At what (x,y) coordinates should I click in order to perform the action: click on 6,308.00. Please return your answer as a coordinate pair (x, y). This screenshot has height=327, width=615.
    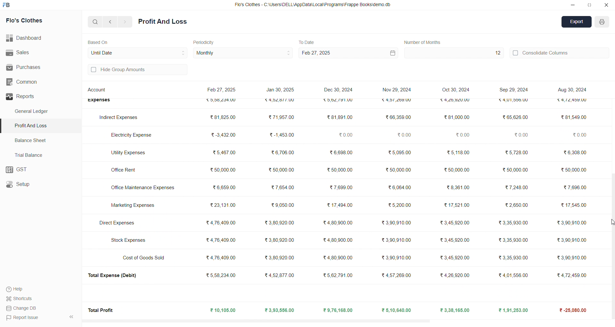
    Looking at the image, I should click on (573, 153).